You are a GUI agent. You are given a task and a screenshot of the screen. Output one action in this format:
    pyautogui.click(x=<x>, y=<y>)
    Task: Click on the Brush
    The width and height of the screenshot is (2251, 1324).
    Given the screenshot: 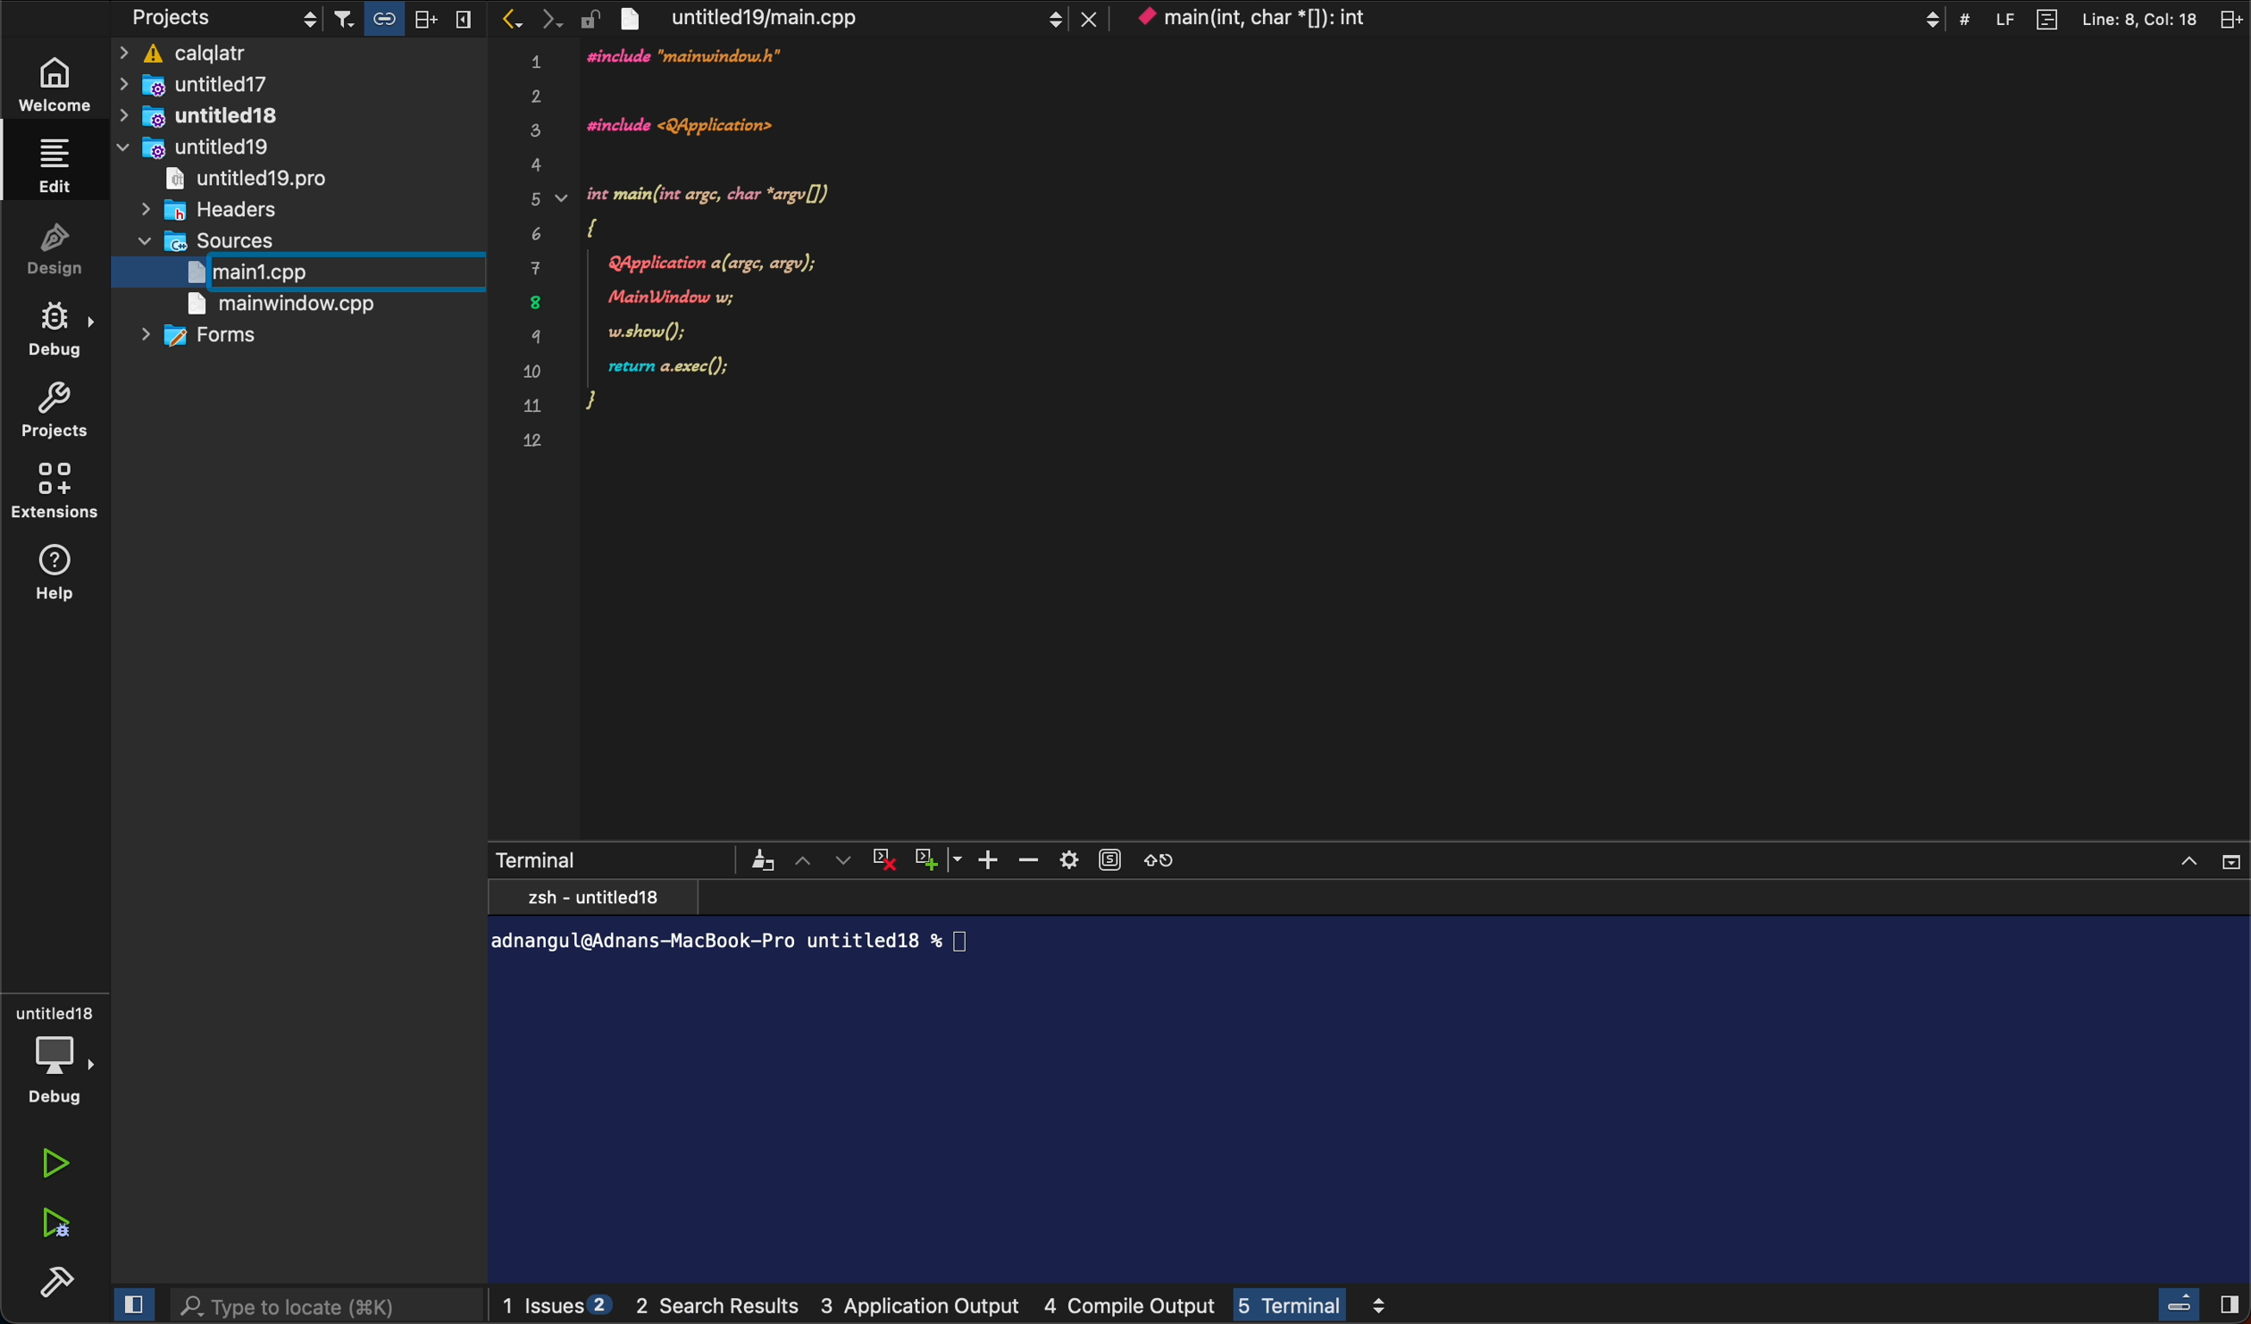 What is the action you would take?
    pyautogui.click(x=762, y=859)
    